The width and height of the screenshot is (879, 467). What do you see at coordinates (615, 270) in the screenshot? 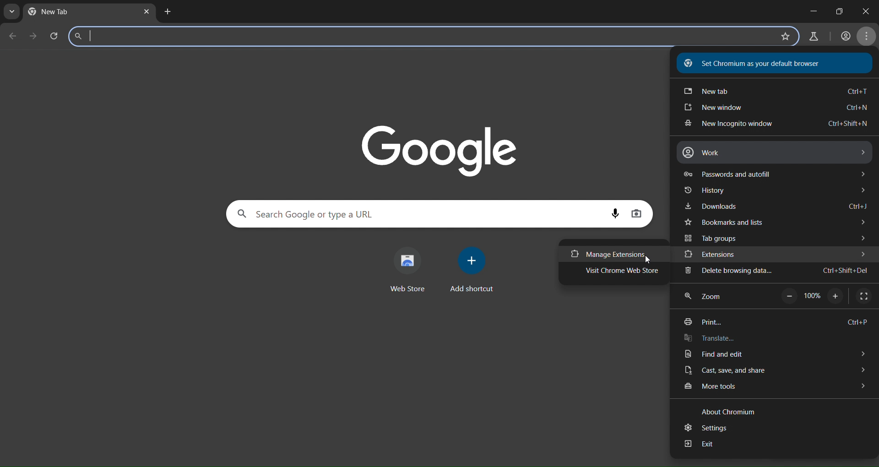
I see `visit chrome web store` at bounding box center [615, 270].